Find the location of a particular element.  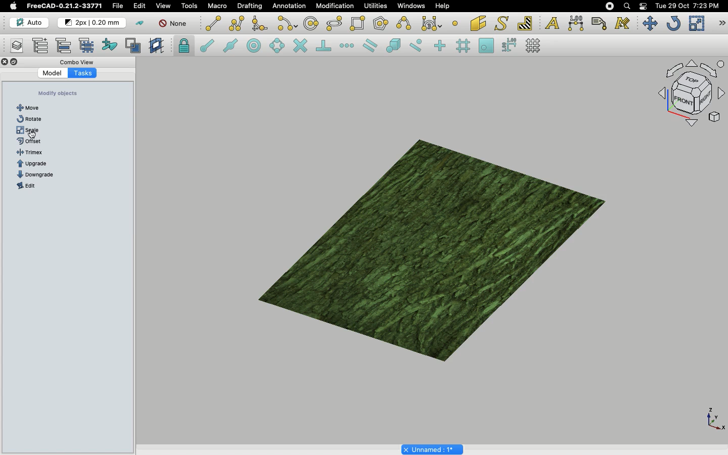

Annotation styles is located at coordinates (622, 24).